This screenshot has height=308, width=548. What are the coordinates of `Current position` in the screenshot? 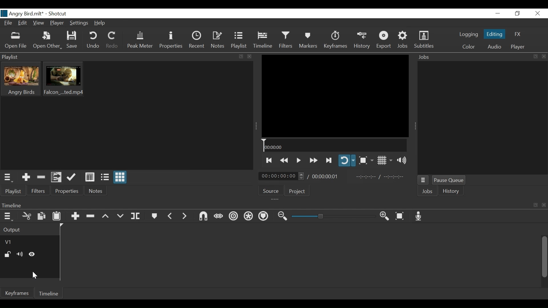 It's located at (282, 176).